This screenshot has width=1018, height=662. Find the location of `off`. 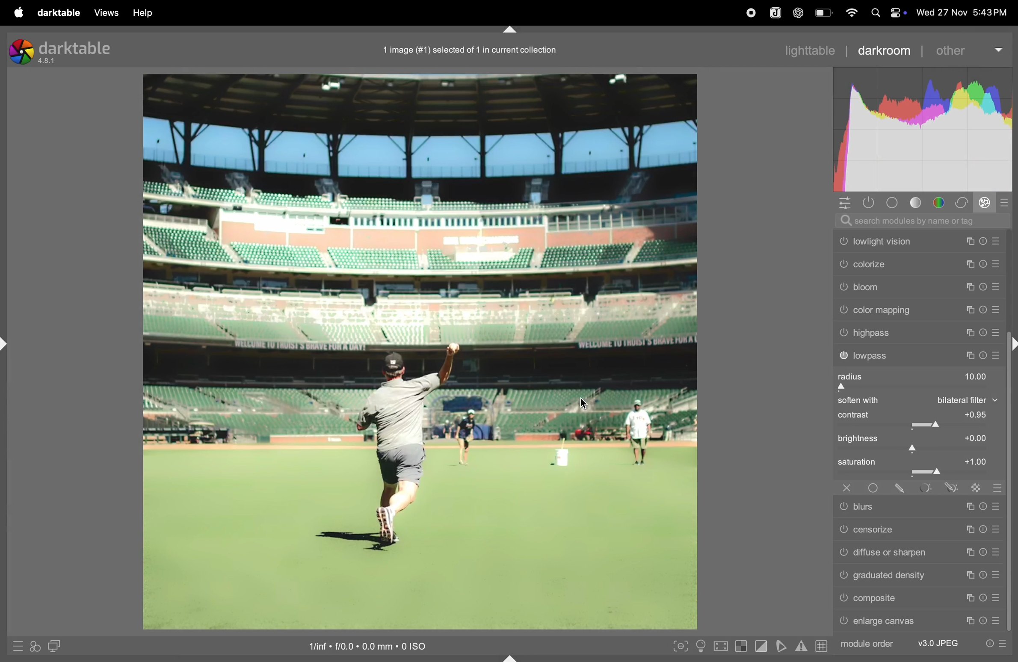

off is located at coordinates (845, 488).